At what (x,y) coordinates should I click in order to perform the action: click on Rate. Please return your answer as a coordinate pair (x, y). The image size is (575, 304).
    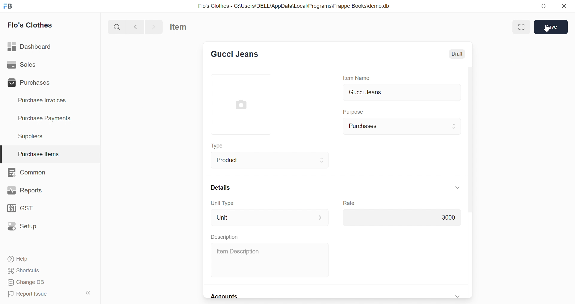
    Looking at the image, I should click on (350, 203).